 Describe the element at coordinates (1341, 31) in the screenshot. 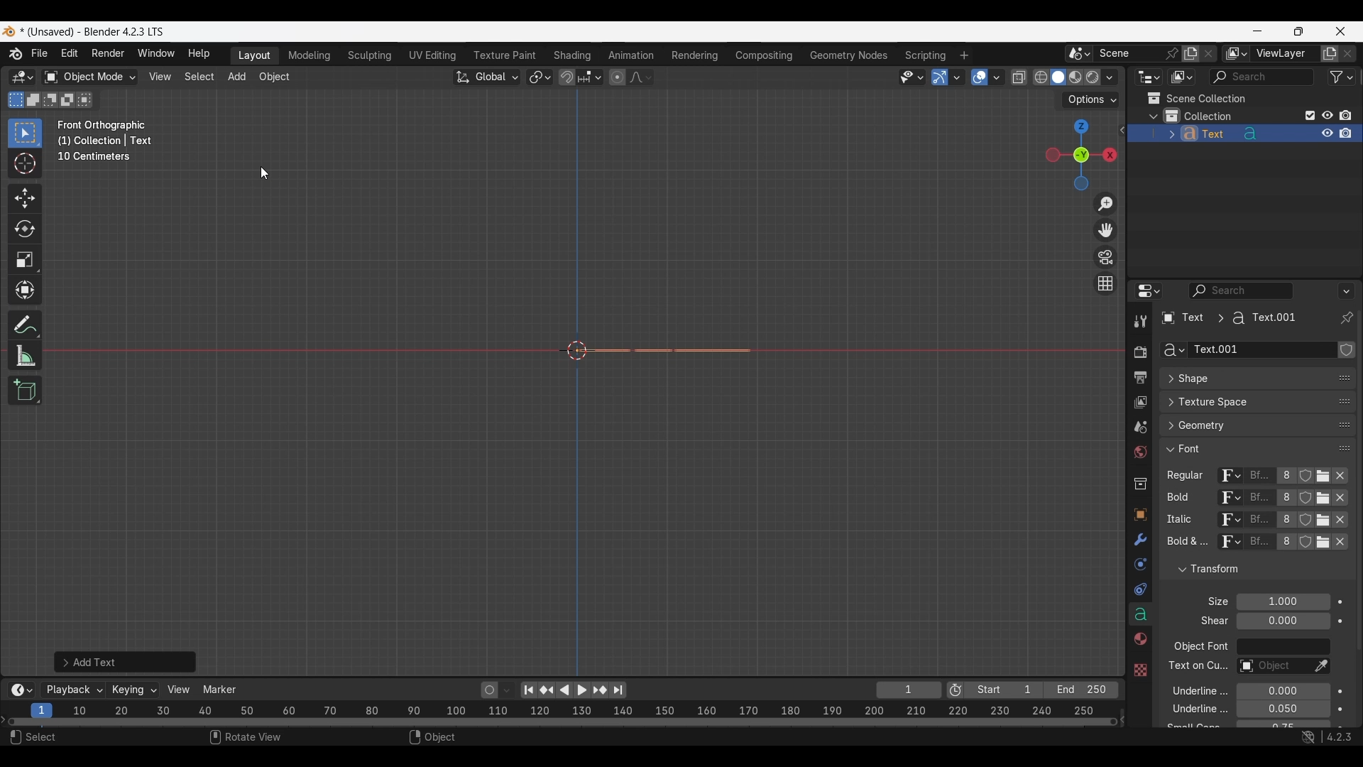

I see `Close interface` at that location.